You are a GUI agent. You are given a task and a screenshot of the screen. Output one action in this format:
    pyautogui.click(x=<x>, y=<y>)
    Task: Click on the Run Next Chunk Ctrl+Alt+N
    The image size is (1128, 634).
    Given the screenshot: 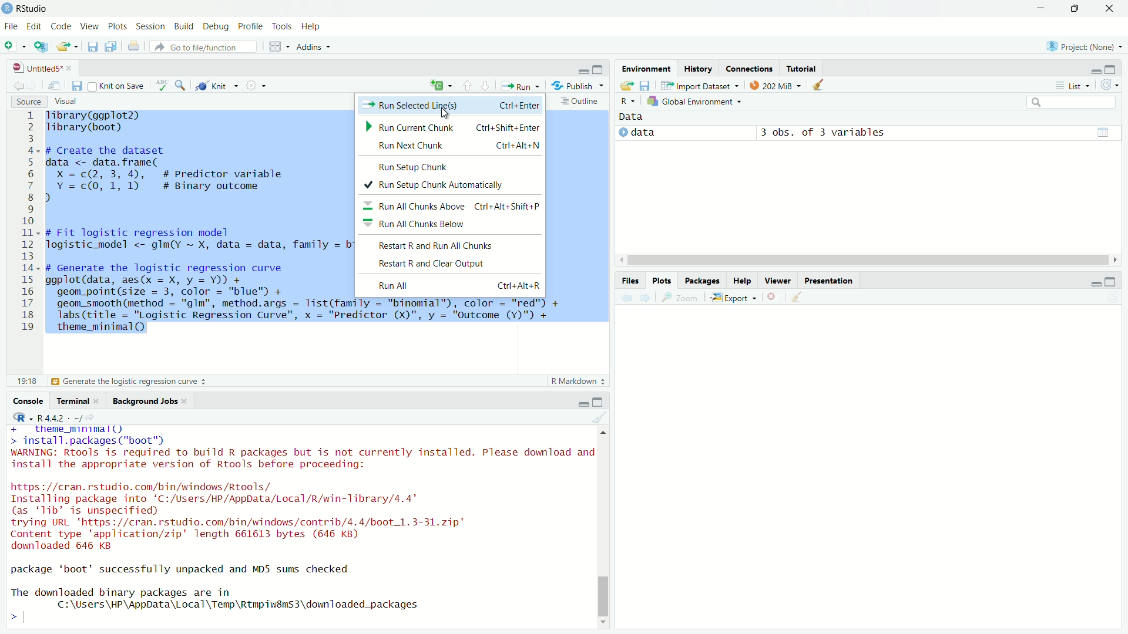 What is the action you would take?
    pyautogui.click(x=451, y=146)
    